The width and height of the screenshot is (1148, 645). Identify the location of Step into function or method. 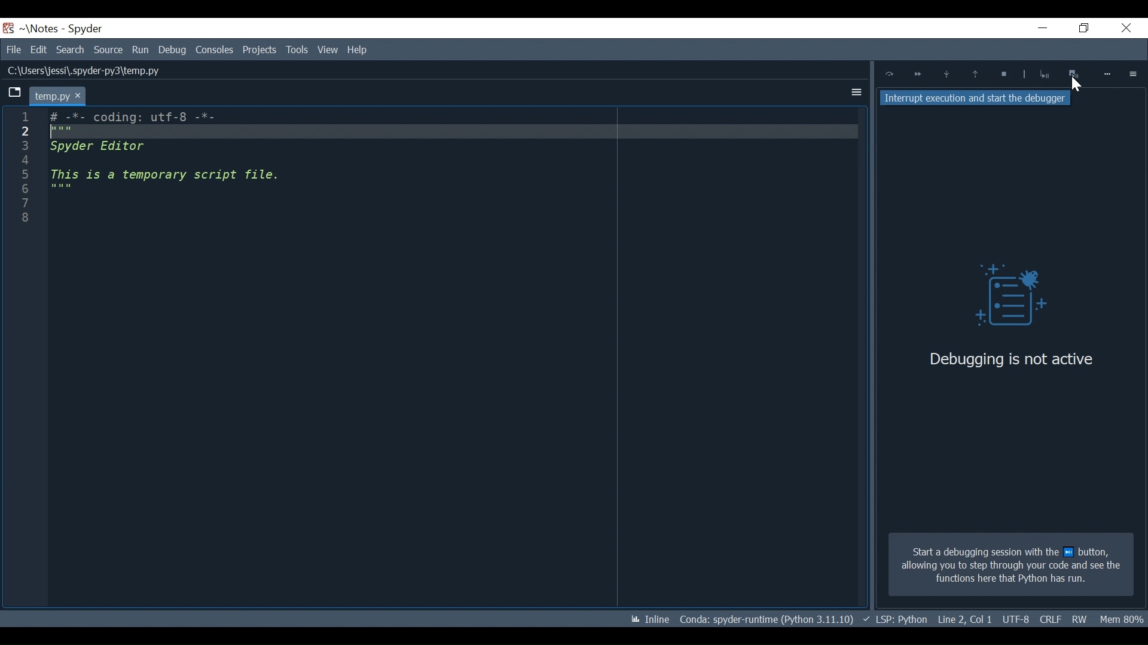
(947, 75).